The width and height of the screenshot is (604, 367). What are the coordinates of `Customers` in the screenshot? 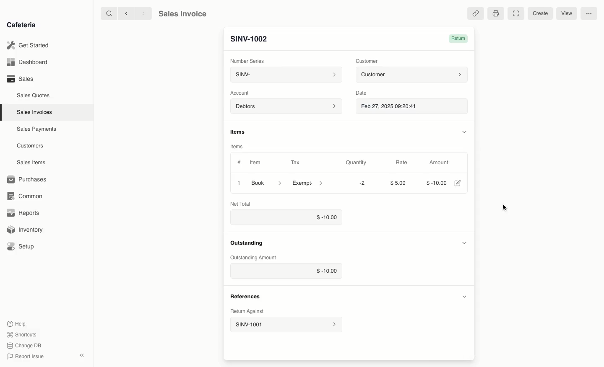 It's located at (30, 146).